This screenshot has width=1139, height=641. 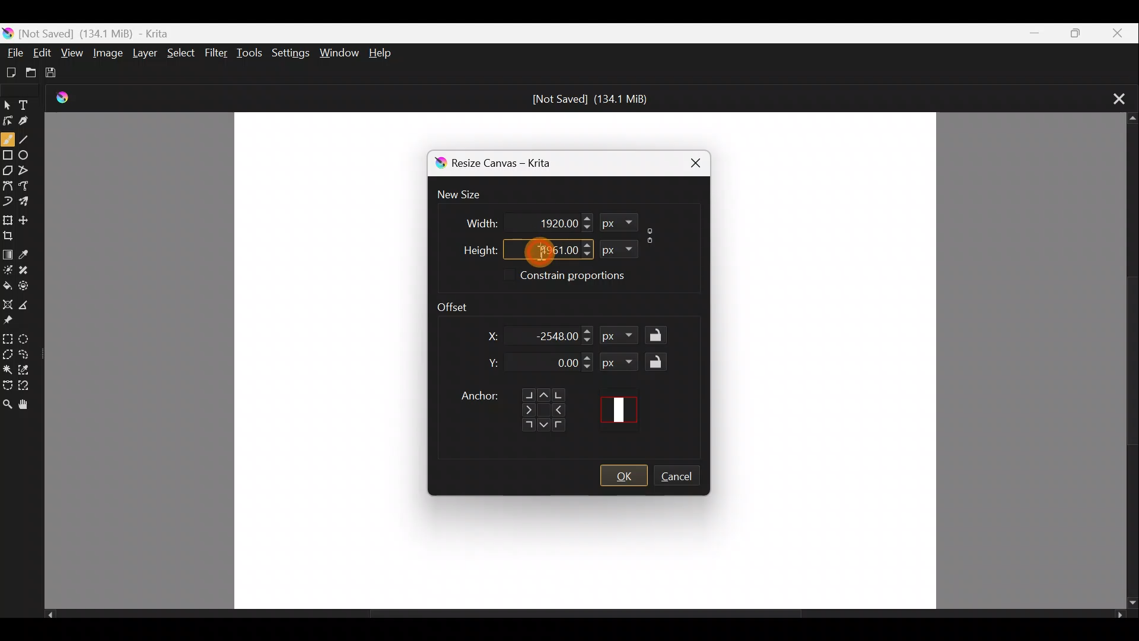 I want to click on Image, so click(x=107, y=55).